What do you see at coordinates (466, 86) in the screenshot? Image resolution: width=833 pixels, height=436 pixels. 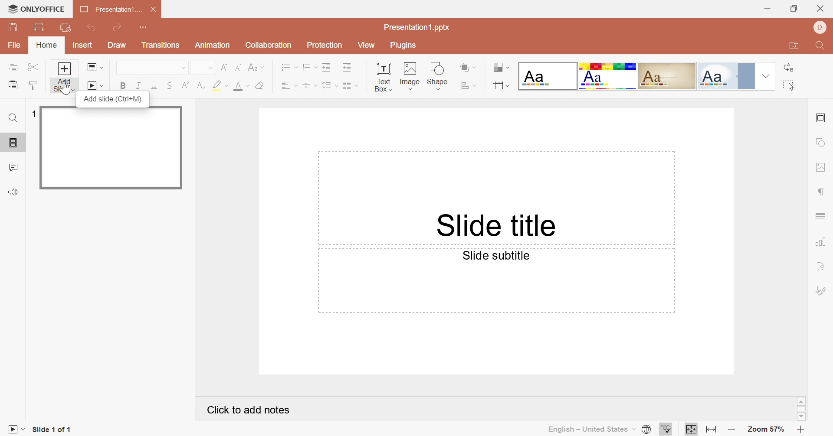 I see `Align Size` at bounding box center [466, 86].